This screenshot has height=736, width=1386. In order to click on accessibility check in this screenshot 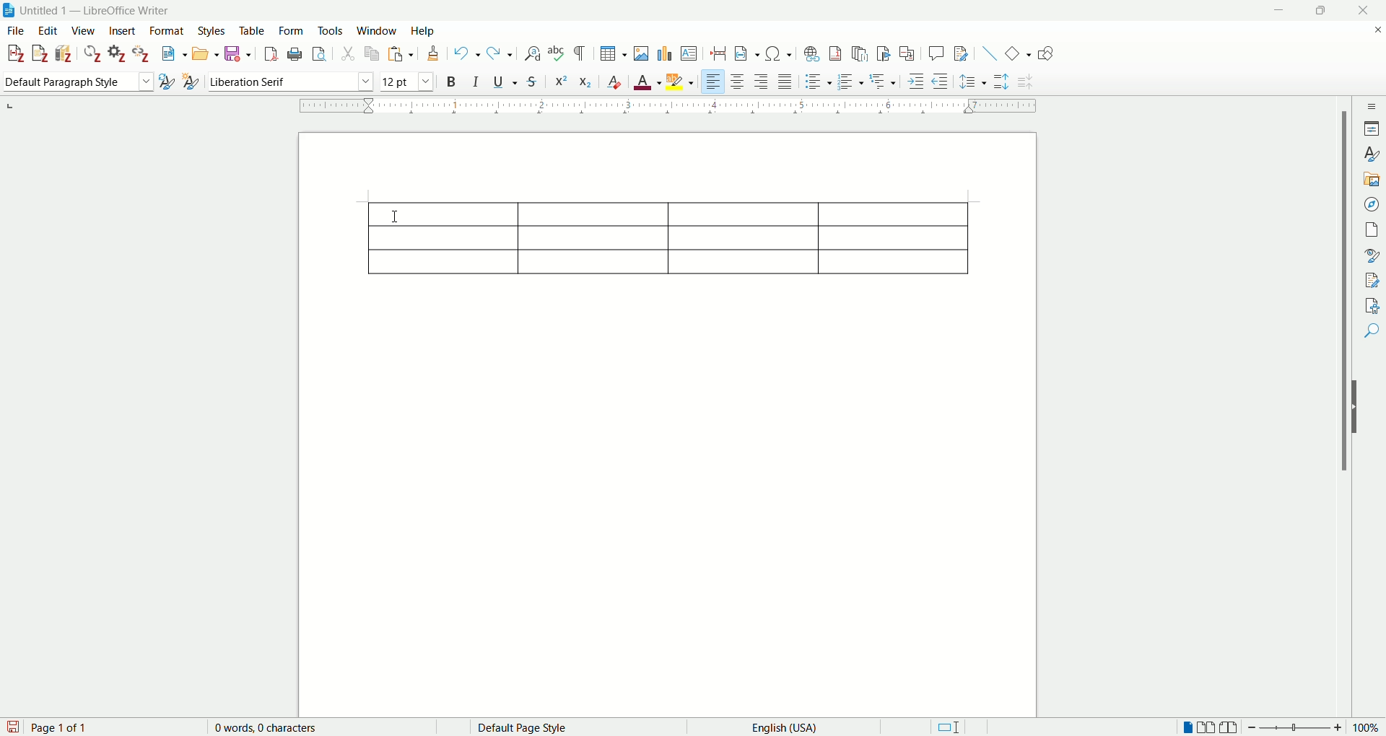, I will do `click(1370, 307)`.